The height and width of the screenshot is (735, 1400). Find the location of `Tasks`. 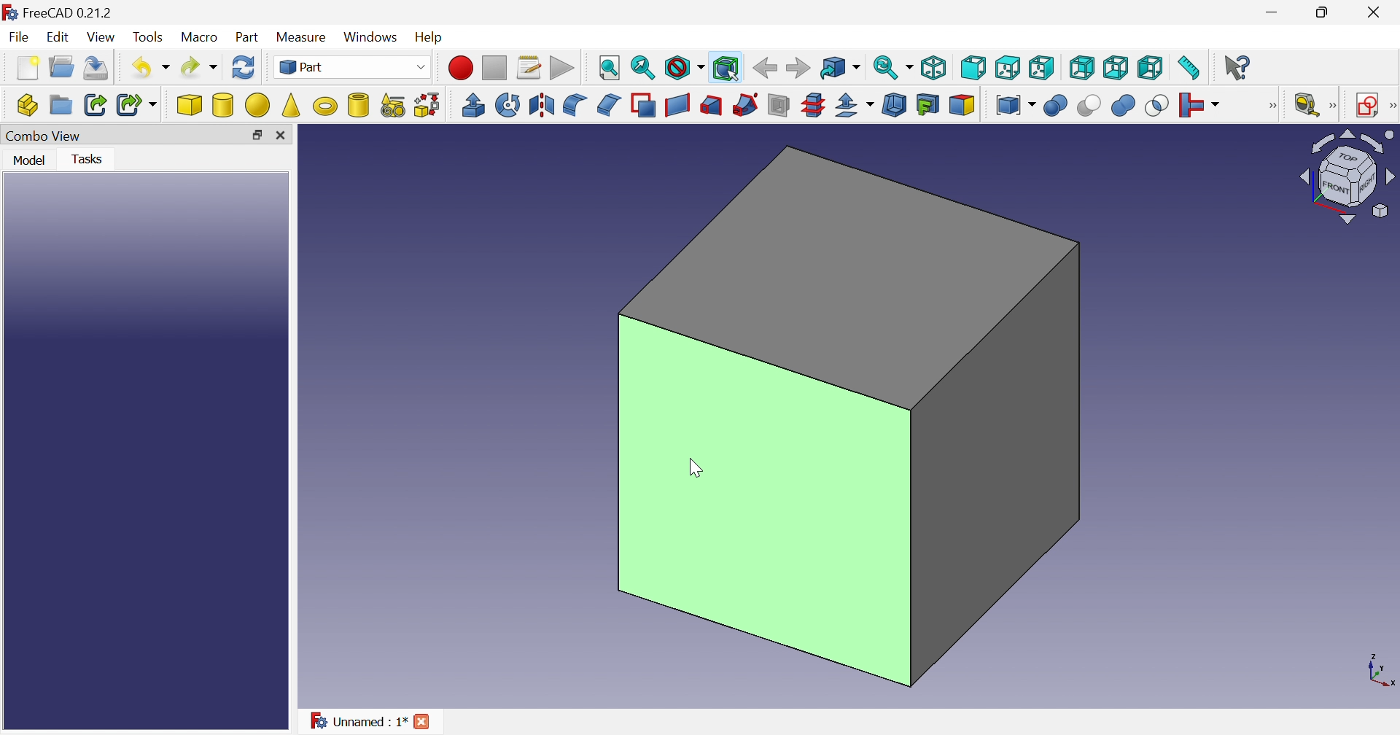

Tasks is located at coordinates (92, 158).